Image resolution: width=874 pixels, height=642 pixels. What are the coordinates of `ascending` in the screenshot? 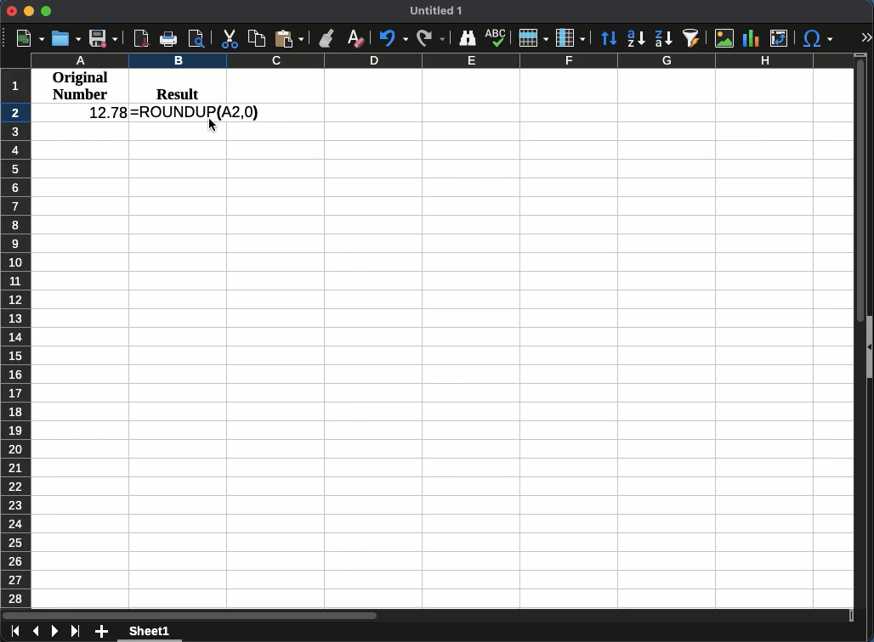 It's located at (636, 38).